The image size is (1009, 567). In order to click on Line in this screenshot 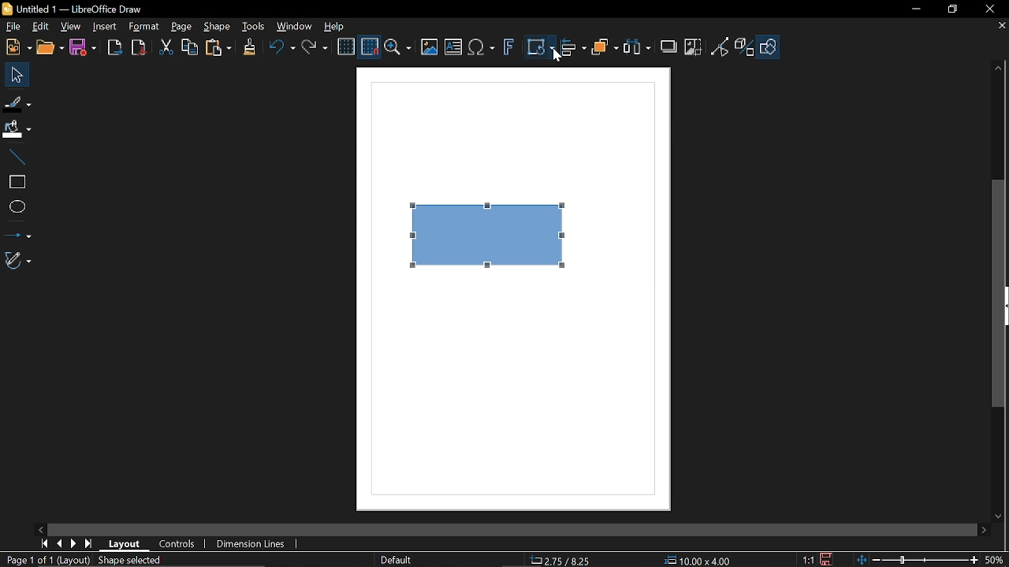, I will do `click(14, 157)`.